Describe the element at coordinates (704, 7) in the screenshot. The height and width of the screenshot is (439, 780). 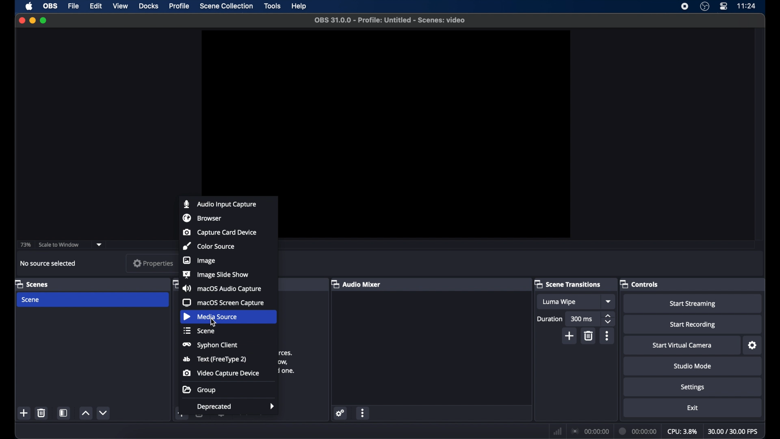
I see `obs studio` at that location.